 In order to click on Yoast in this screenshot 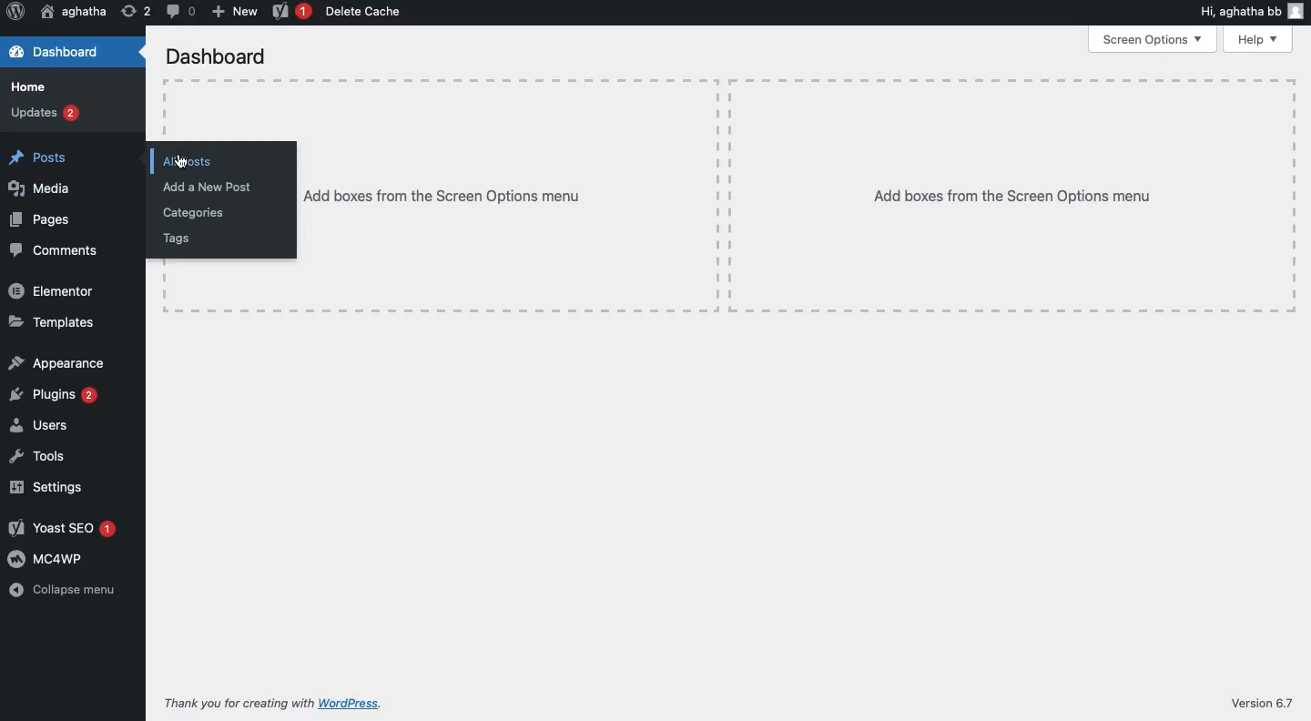, I will do `click(290, 11)`.